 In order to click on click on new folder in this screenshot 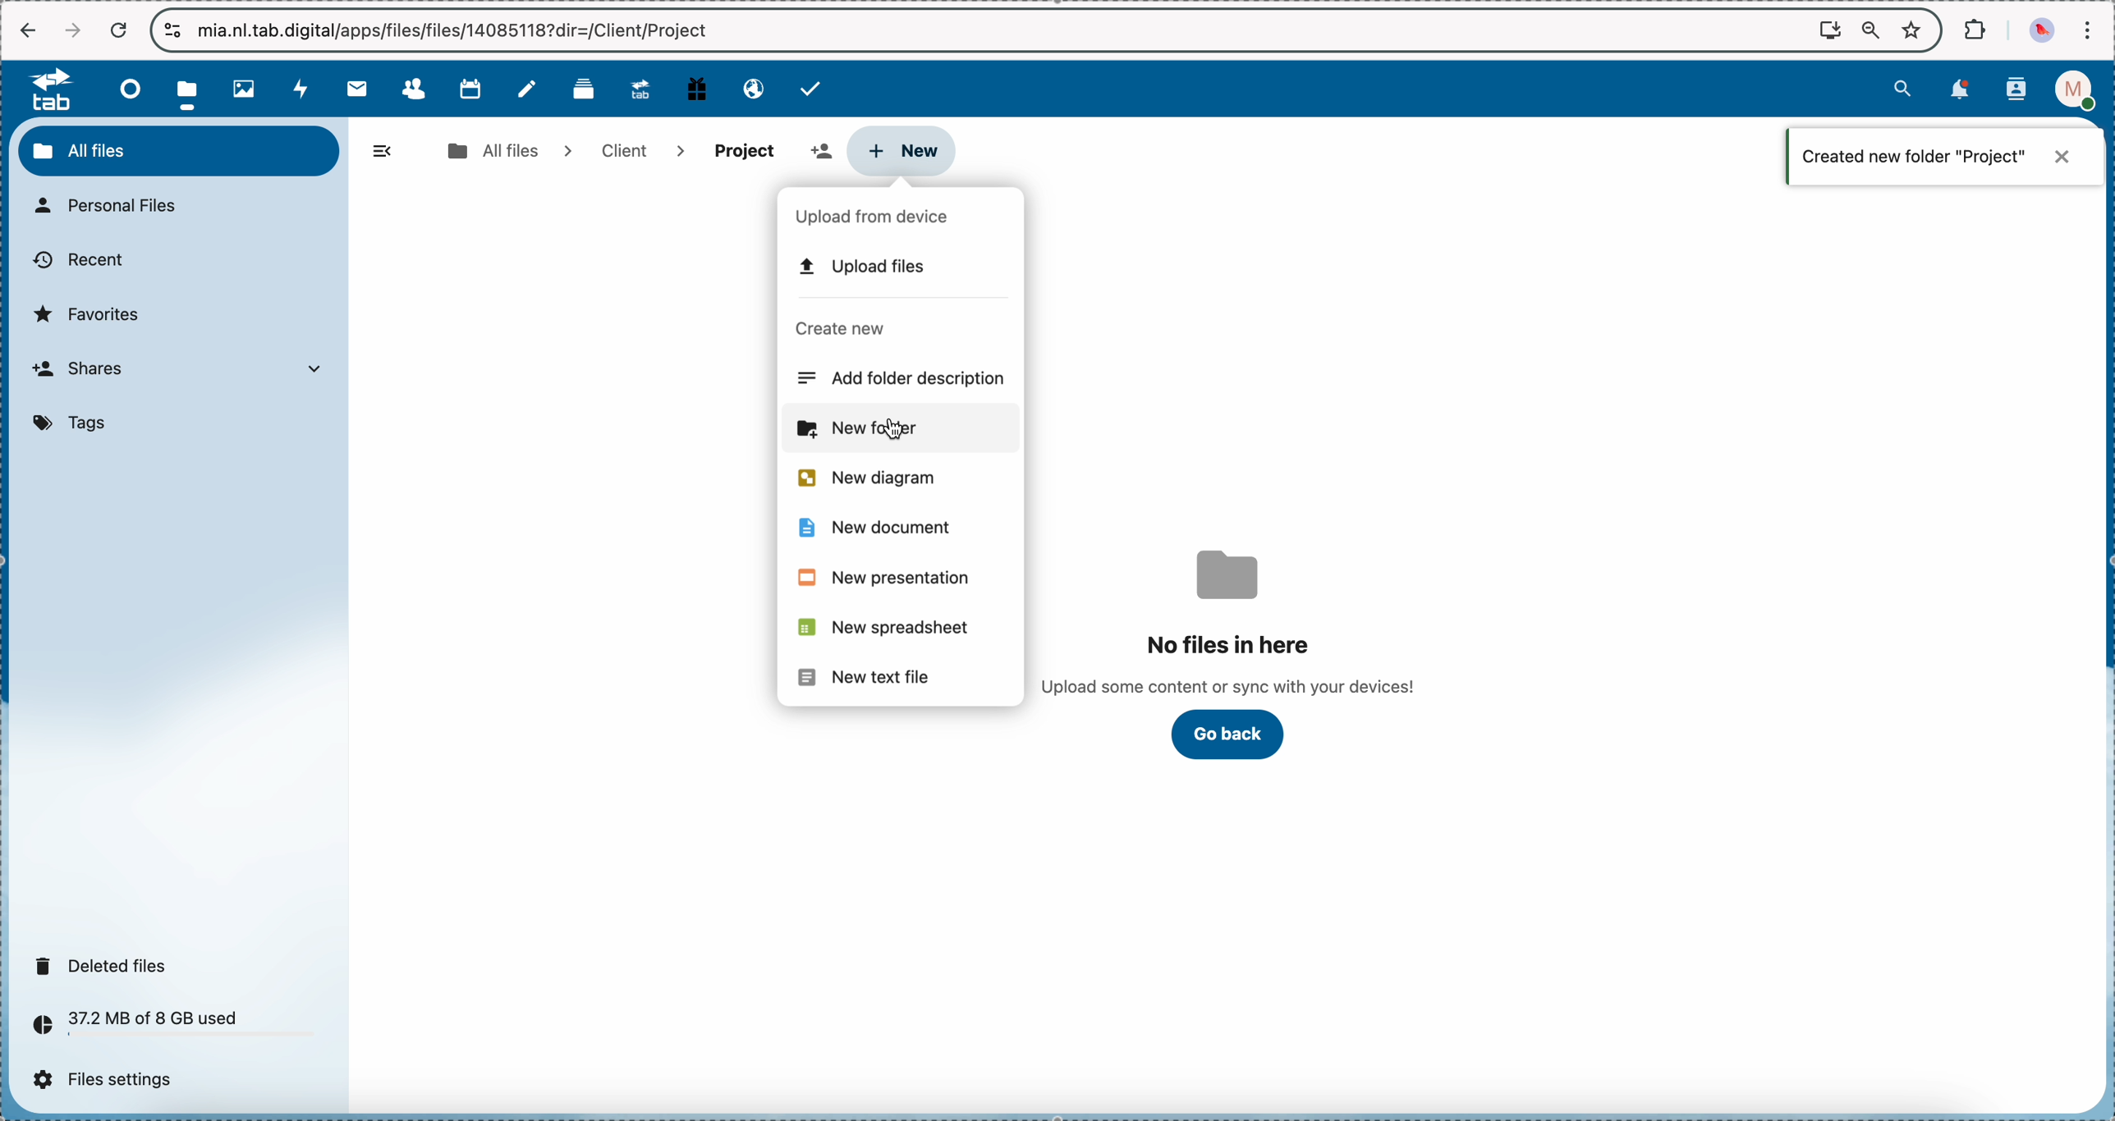, I will do `click(904, 432)`.